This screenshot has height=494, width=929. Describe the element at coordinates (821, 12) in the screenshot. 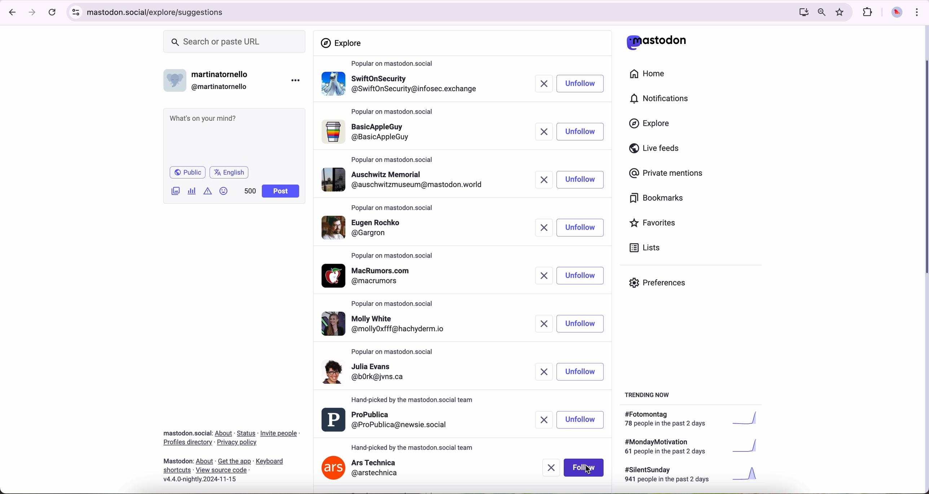

I see `zoom out` at that location.